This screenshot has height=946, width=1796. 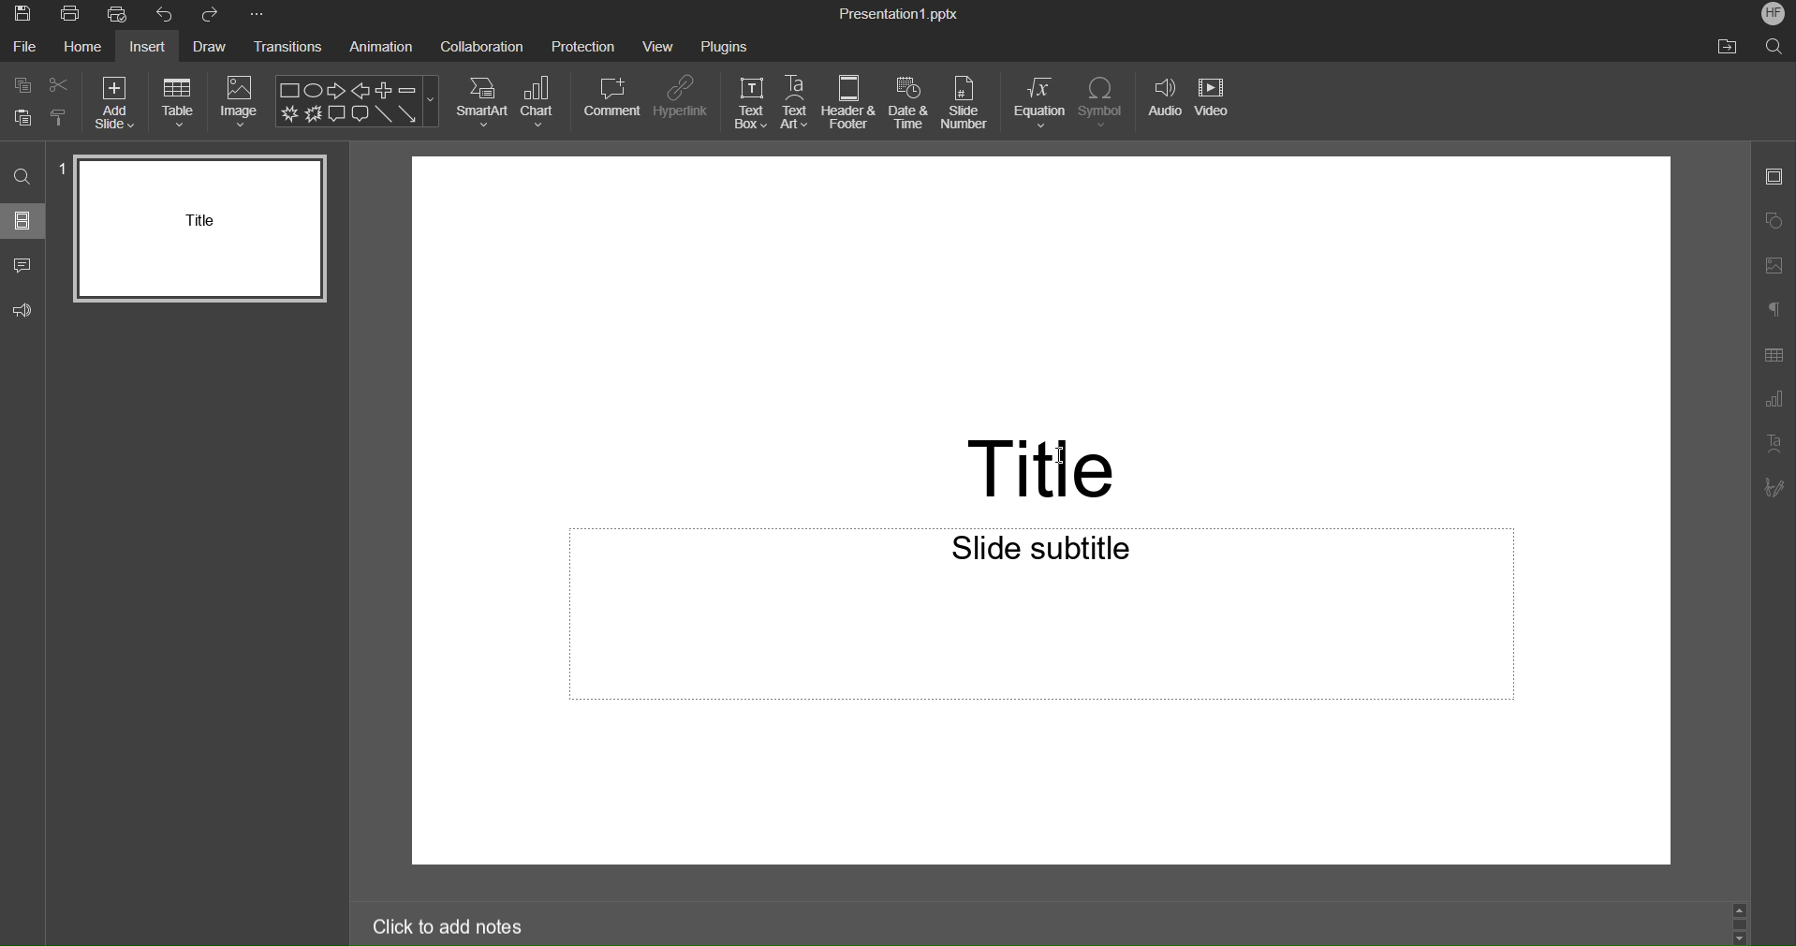 What do you see at coordinates (21, 15) in the screenshot?
I see `Save` at bounding box center [21, 15].